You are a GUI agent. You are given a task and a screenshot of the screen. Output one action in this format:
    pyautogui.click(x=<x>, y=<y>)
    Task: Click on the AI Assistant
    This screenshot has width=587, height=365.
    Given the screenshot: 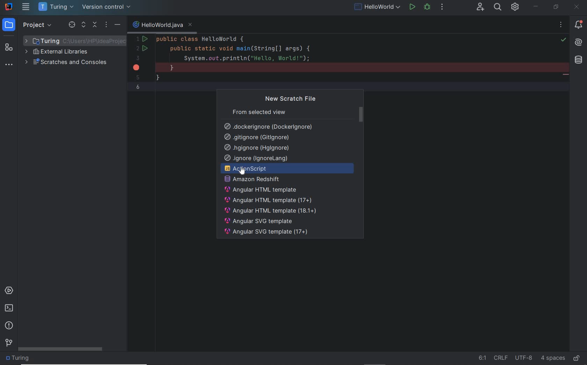 What is the action you would take?
    pyautogui.click(x=579, y=43)
    